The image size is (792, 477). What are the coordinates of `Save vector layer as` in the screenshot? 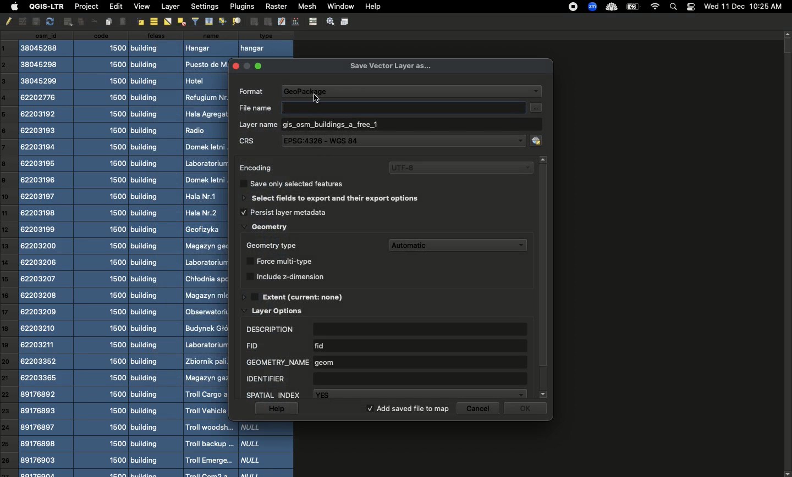 It's located at (392, 66).